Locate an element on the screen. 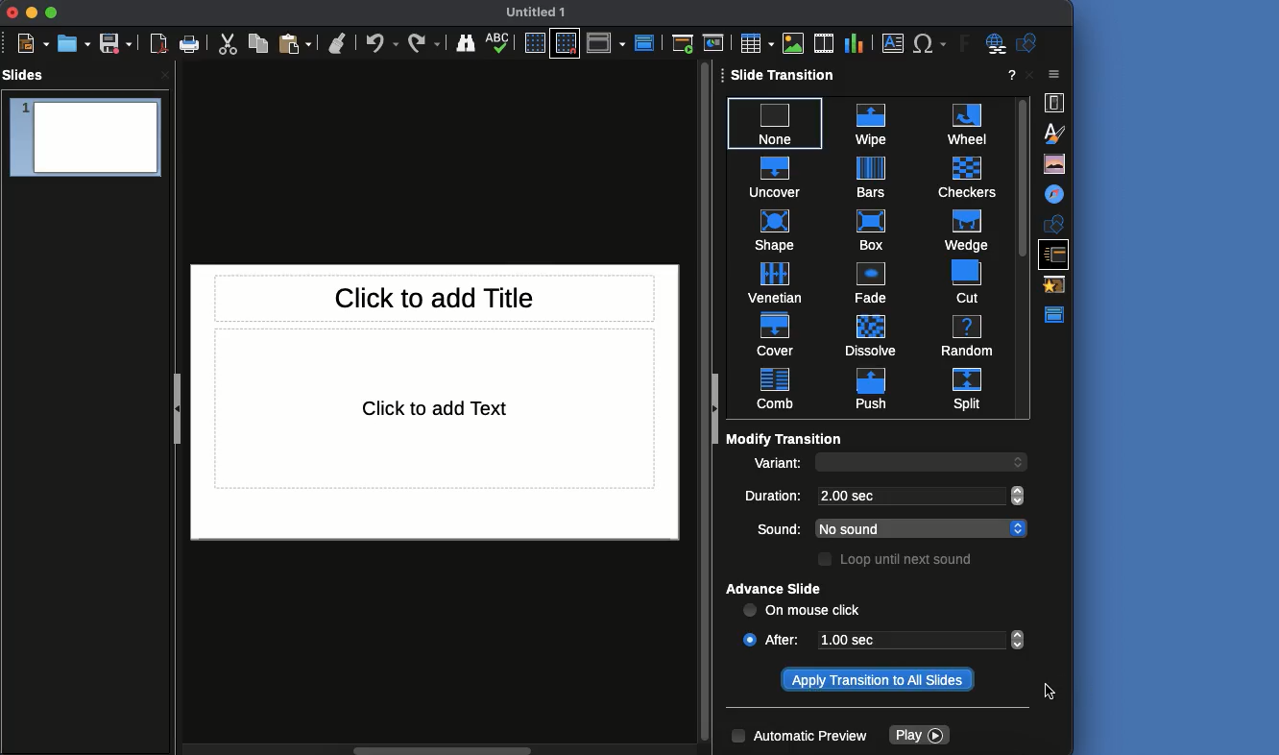 The image size is (1279, 755). Redo is located at coordinates (424, 42).